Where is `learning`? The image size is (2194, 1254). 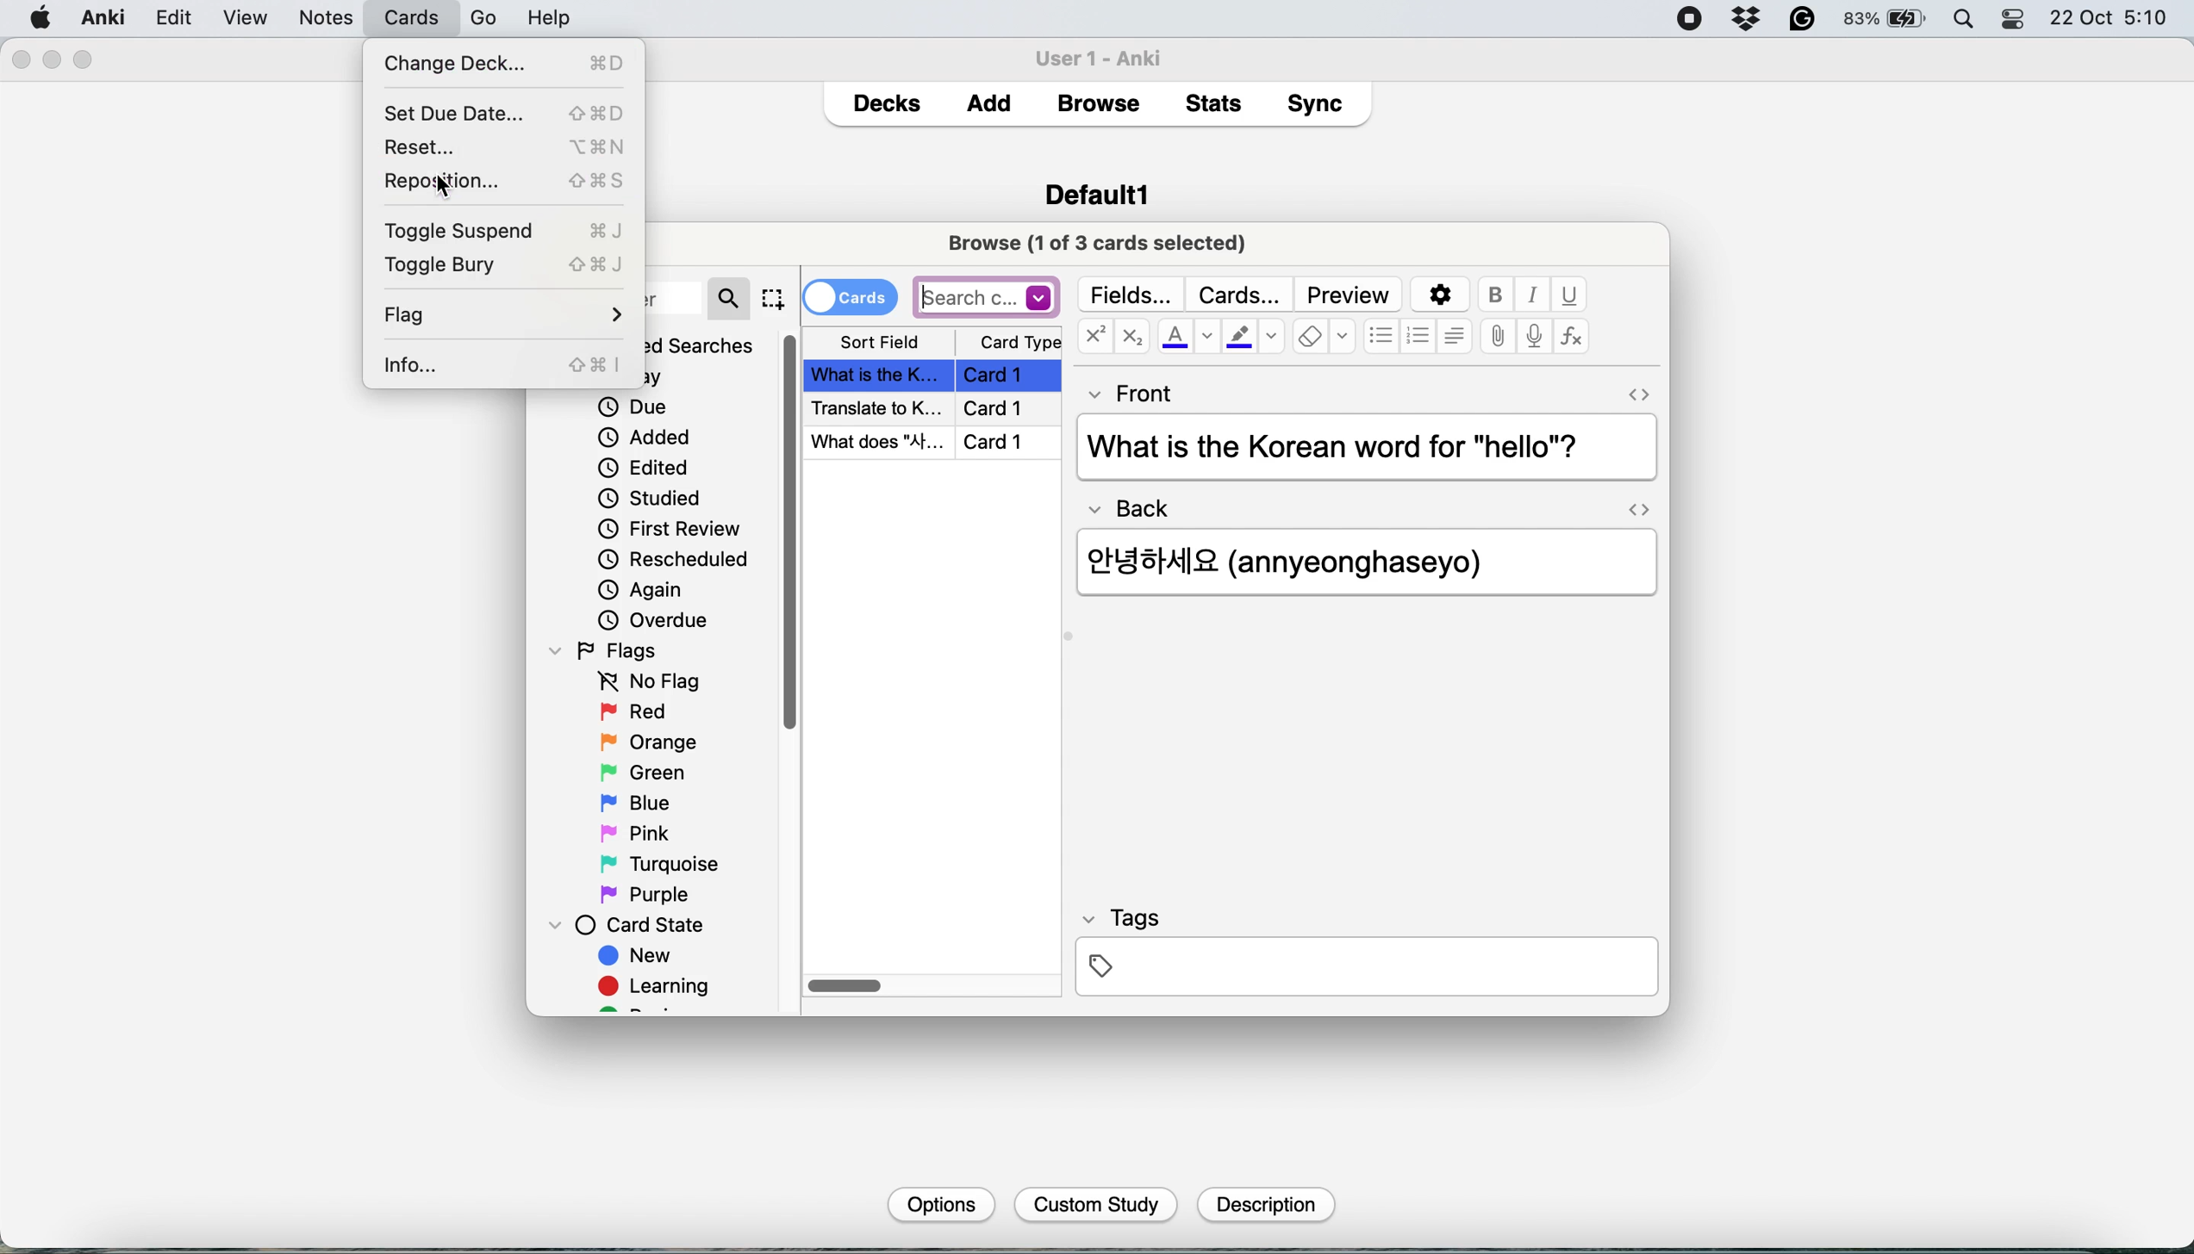
learning is located at coordinates (660, 989).